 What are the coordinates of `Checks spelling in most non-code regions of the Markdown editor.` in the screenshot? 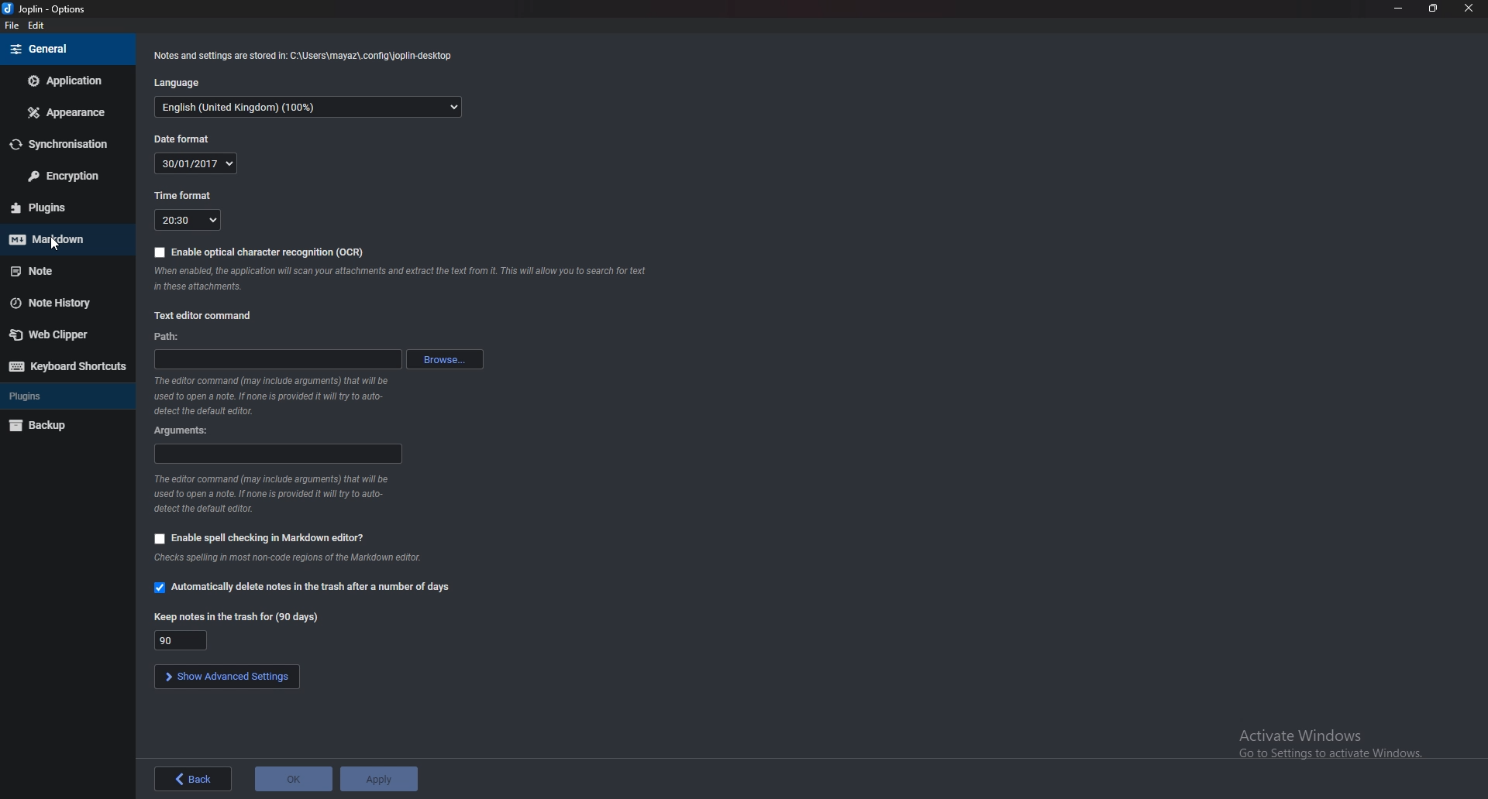 It's located at (288, 560).